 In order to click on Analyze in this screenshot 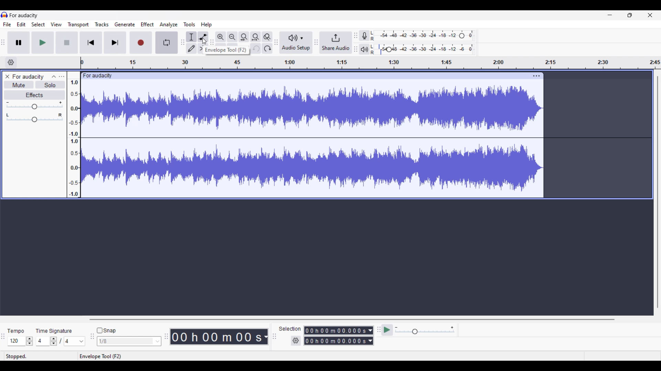, I will do `click(169, 25)`.